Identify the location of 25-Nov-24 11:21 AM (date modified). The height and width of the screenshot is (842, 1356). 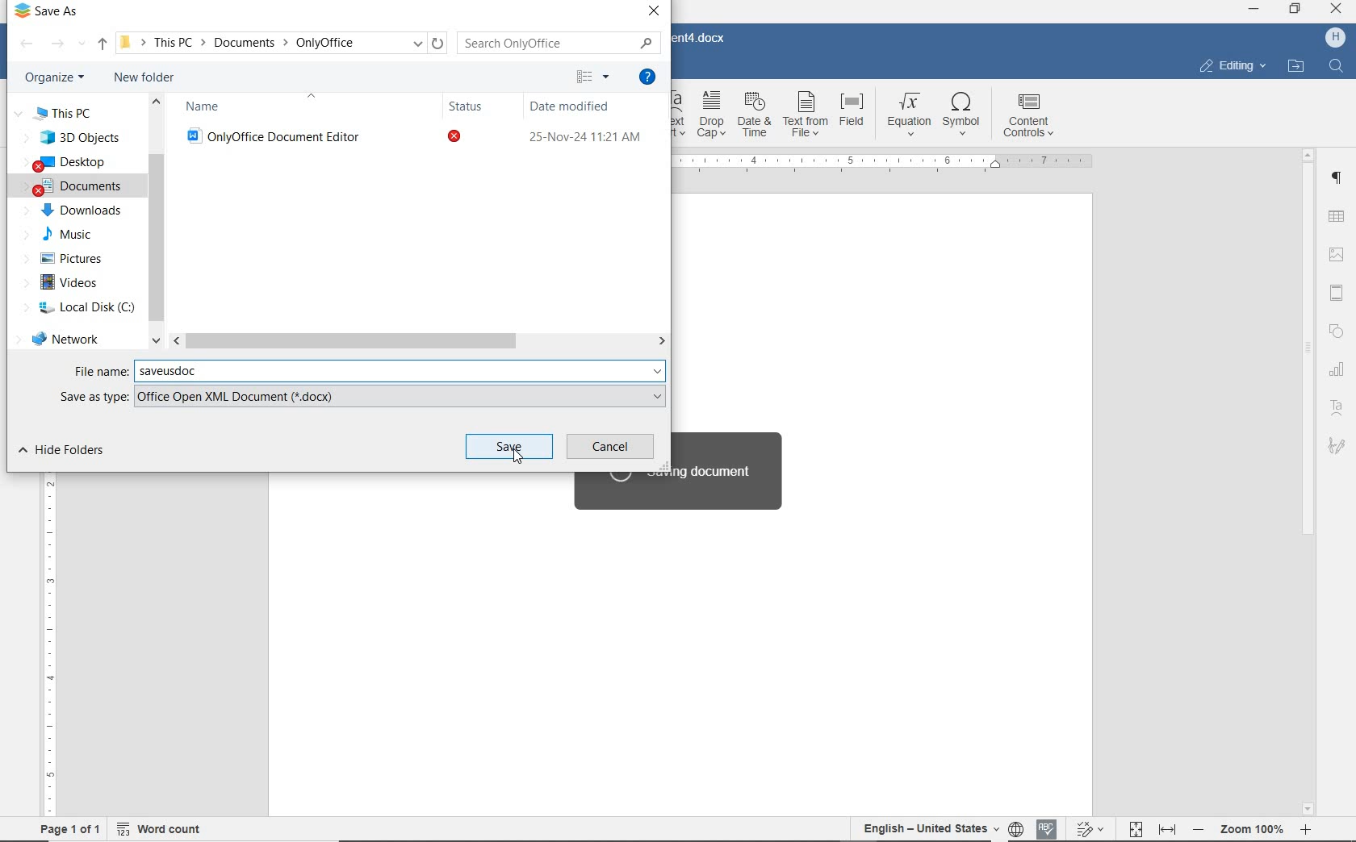
(587, 140).